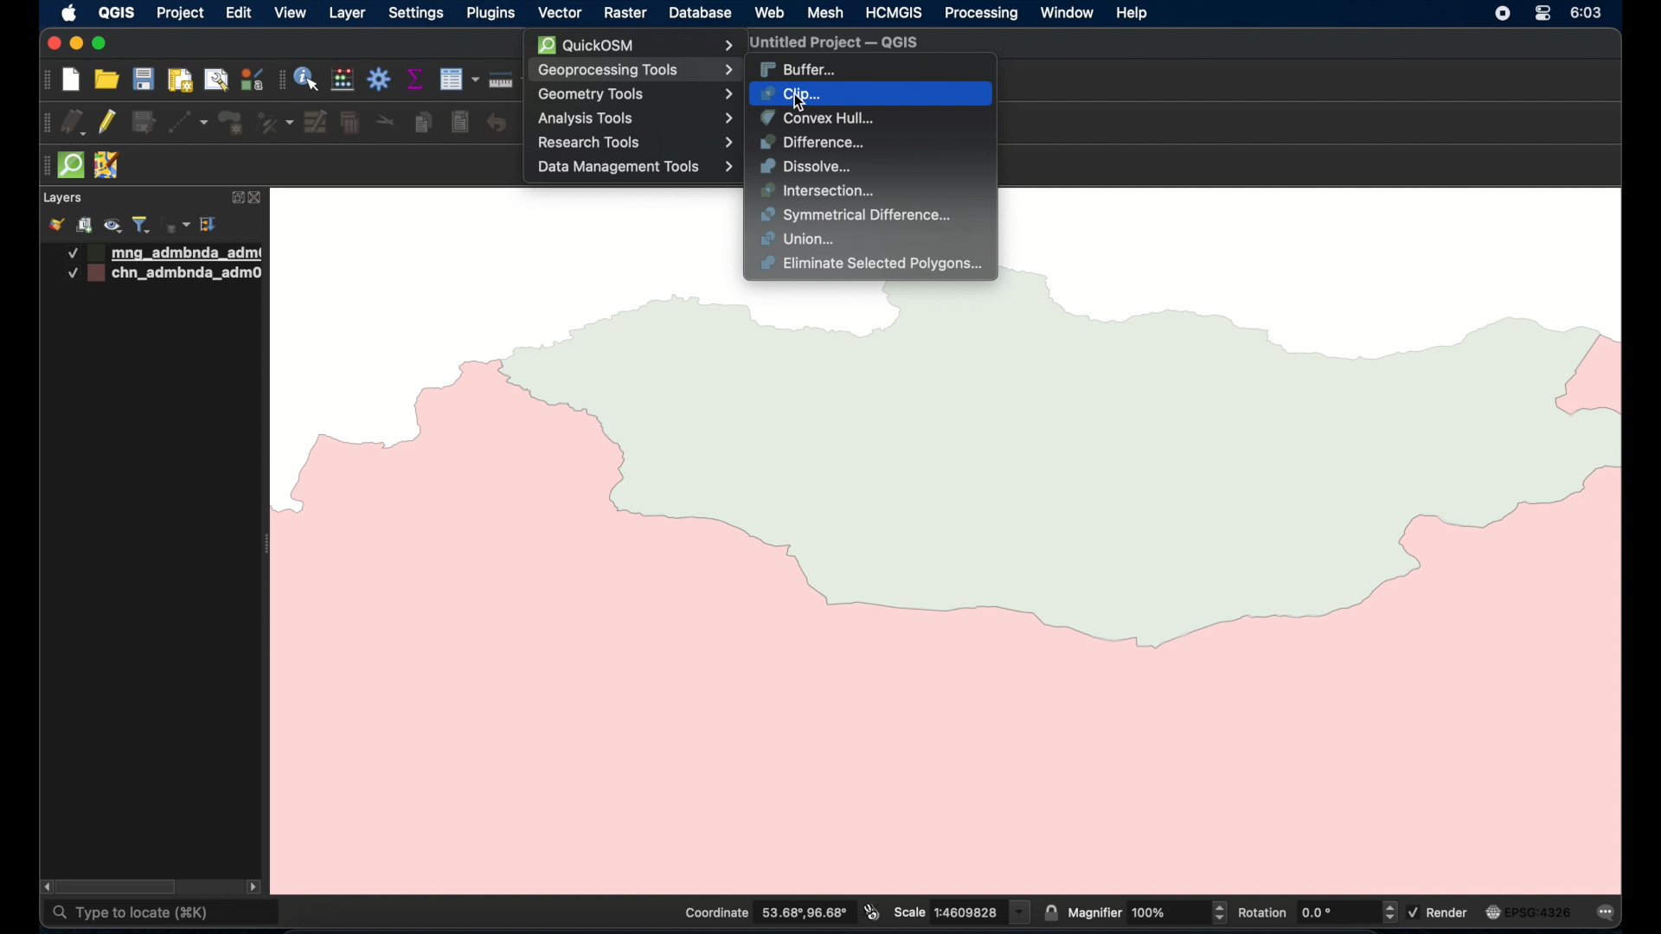 The image size is (1661, 934). Describe the element at coordinates (72, 165) in the screenshot. I see `quick osm` at that location.